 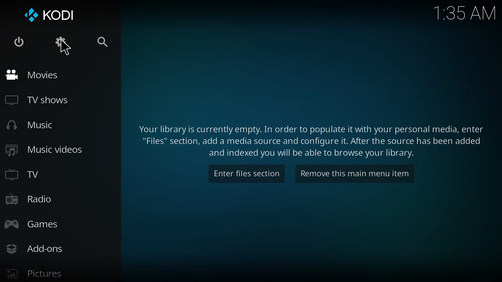 What do you see at coordinates (18, 42) in the screenshot?
I see `power` at bounding box center [18, 42].